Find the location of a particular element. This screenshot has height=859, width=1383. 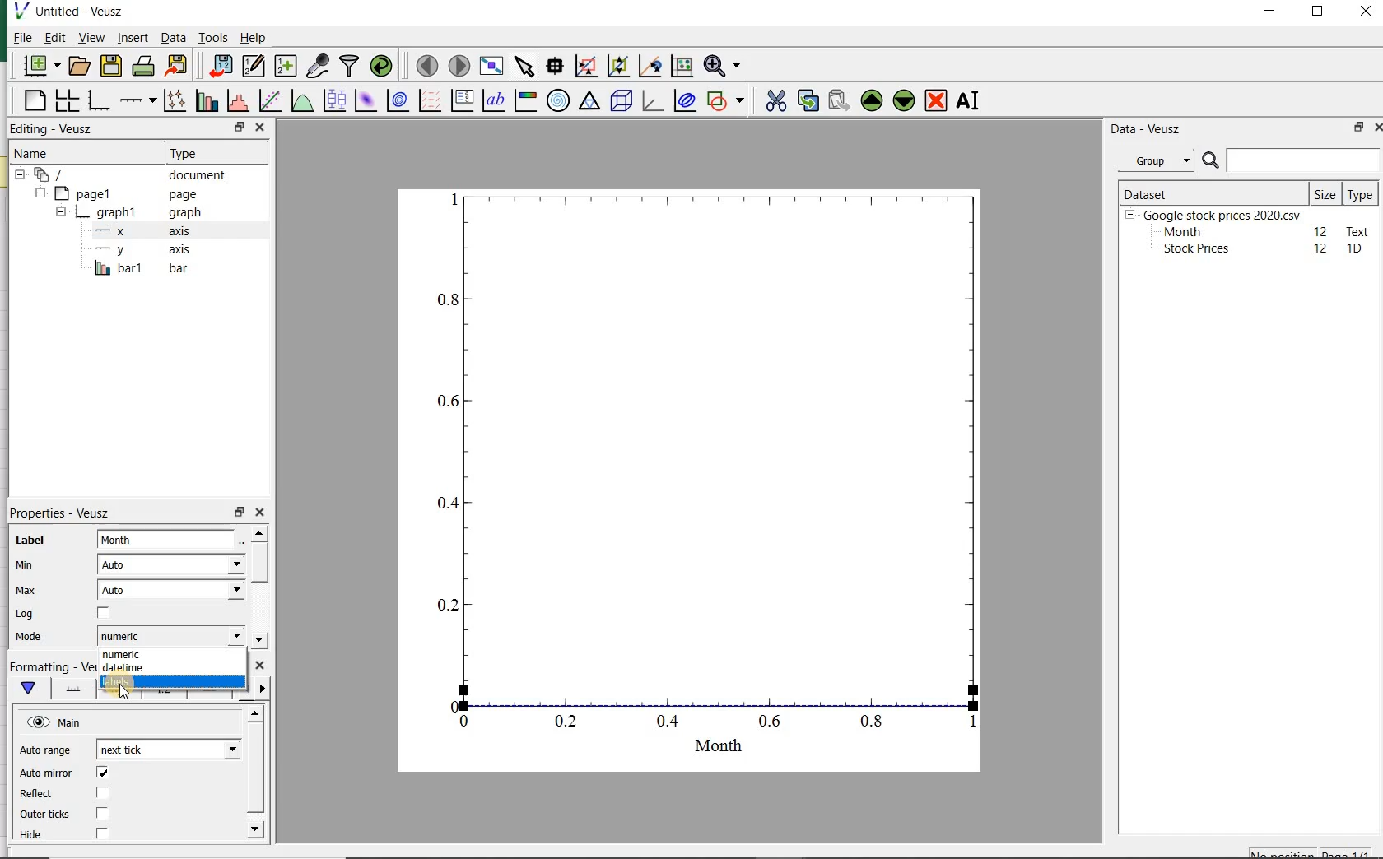

Type is located at coordinates (1360, 193).